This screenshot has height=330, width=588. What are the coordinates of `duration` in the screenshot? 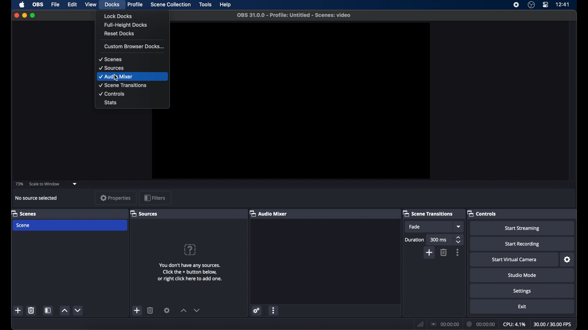 It's located at (415, 240).